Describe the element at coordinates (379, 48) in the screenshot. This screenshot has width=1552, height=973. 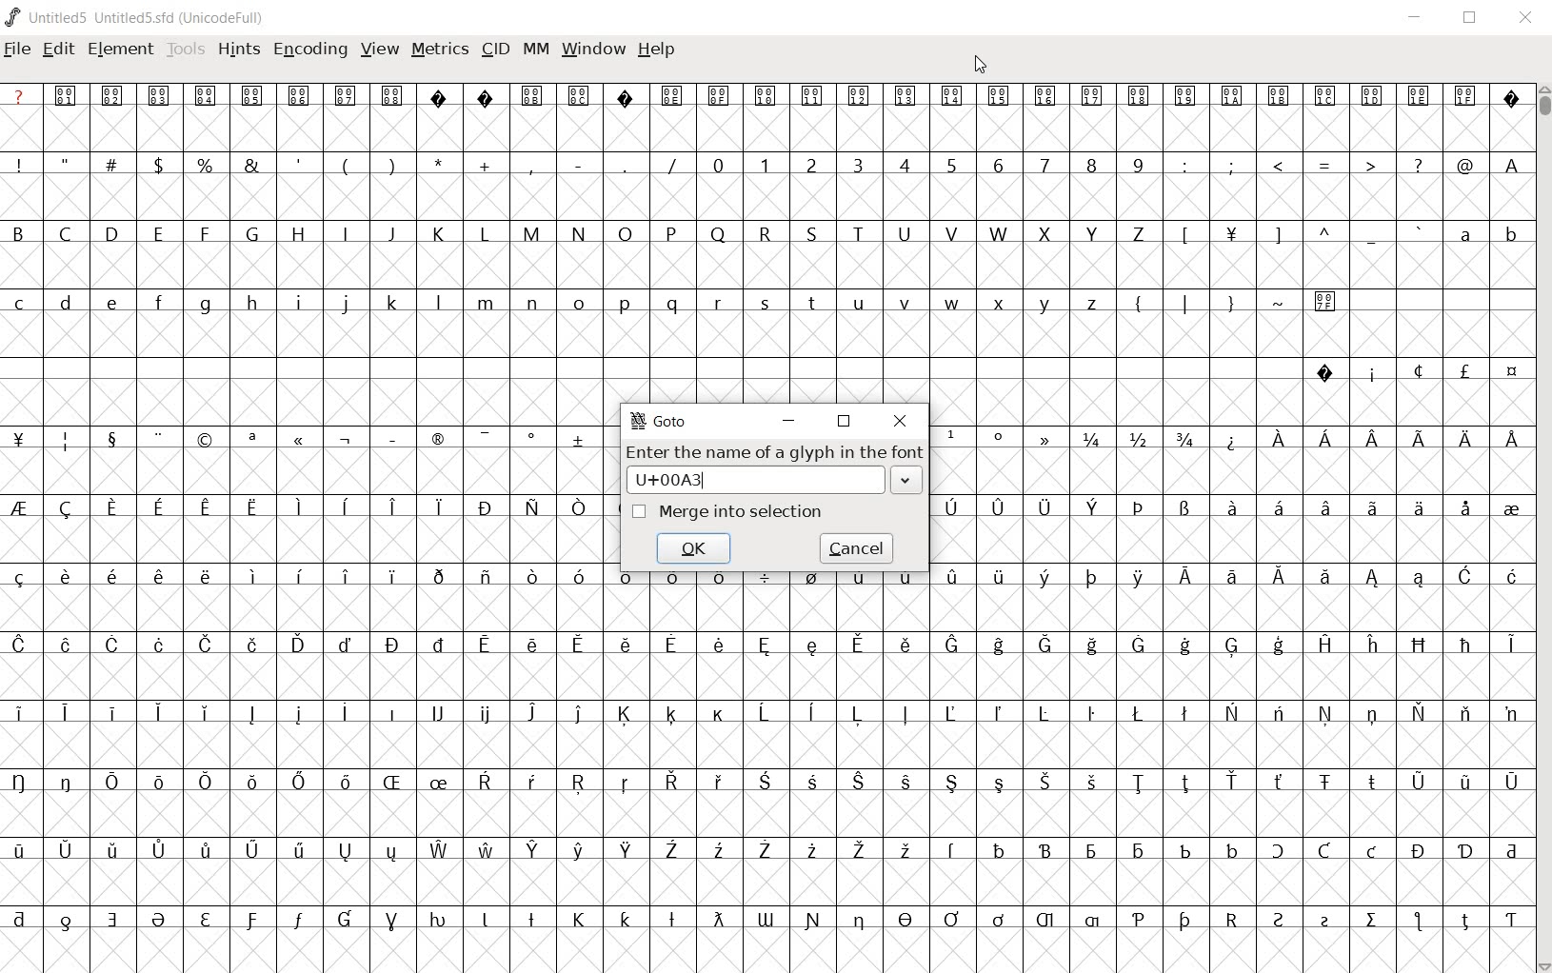
I see `VIEW` at that location.